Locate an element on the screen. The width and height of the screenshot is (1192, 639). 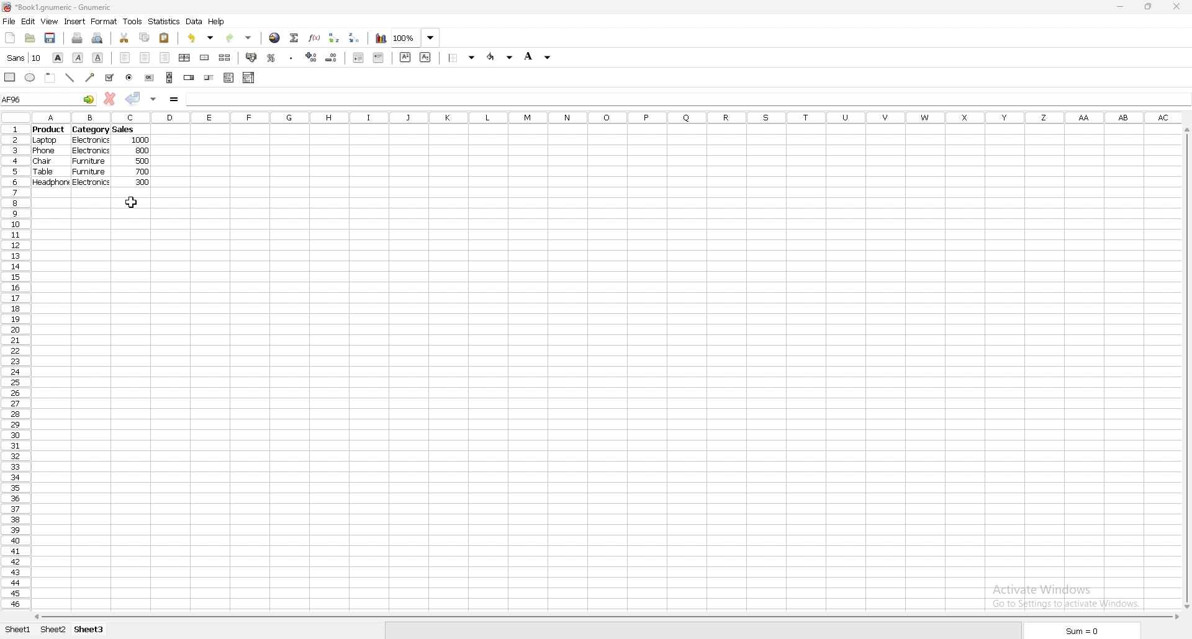
accounting is located at coordinates (252, 57).